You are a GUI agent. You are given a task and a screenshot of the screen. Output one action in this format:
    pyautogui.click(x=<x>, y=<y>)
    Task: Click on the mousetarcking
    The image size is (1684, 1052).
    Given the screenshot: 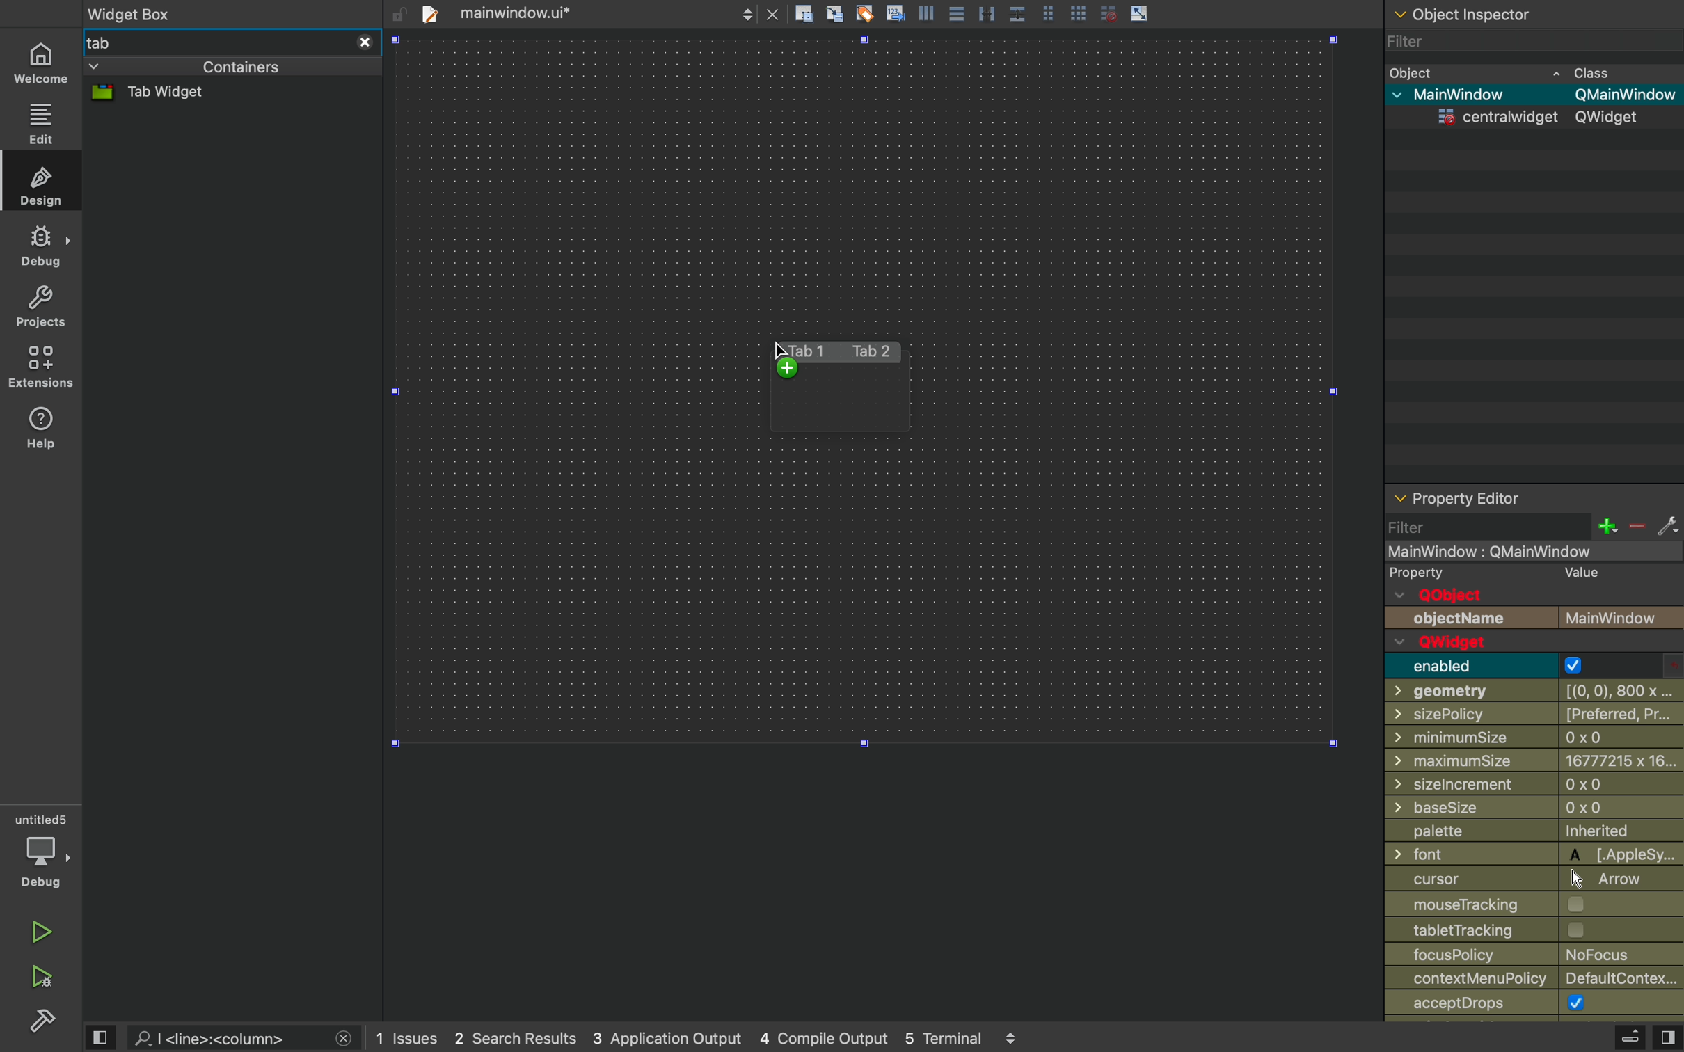 What is the action you would take?
    pyautogui.click(x=1528, y=905)
    